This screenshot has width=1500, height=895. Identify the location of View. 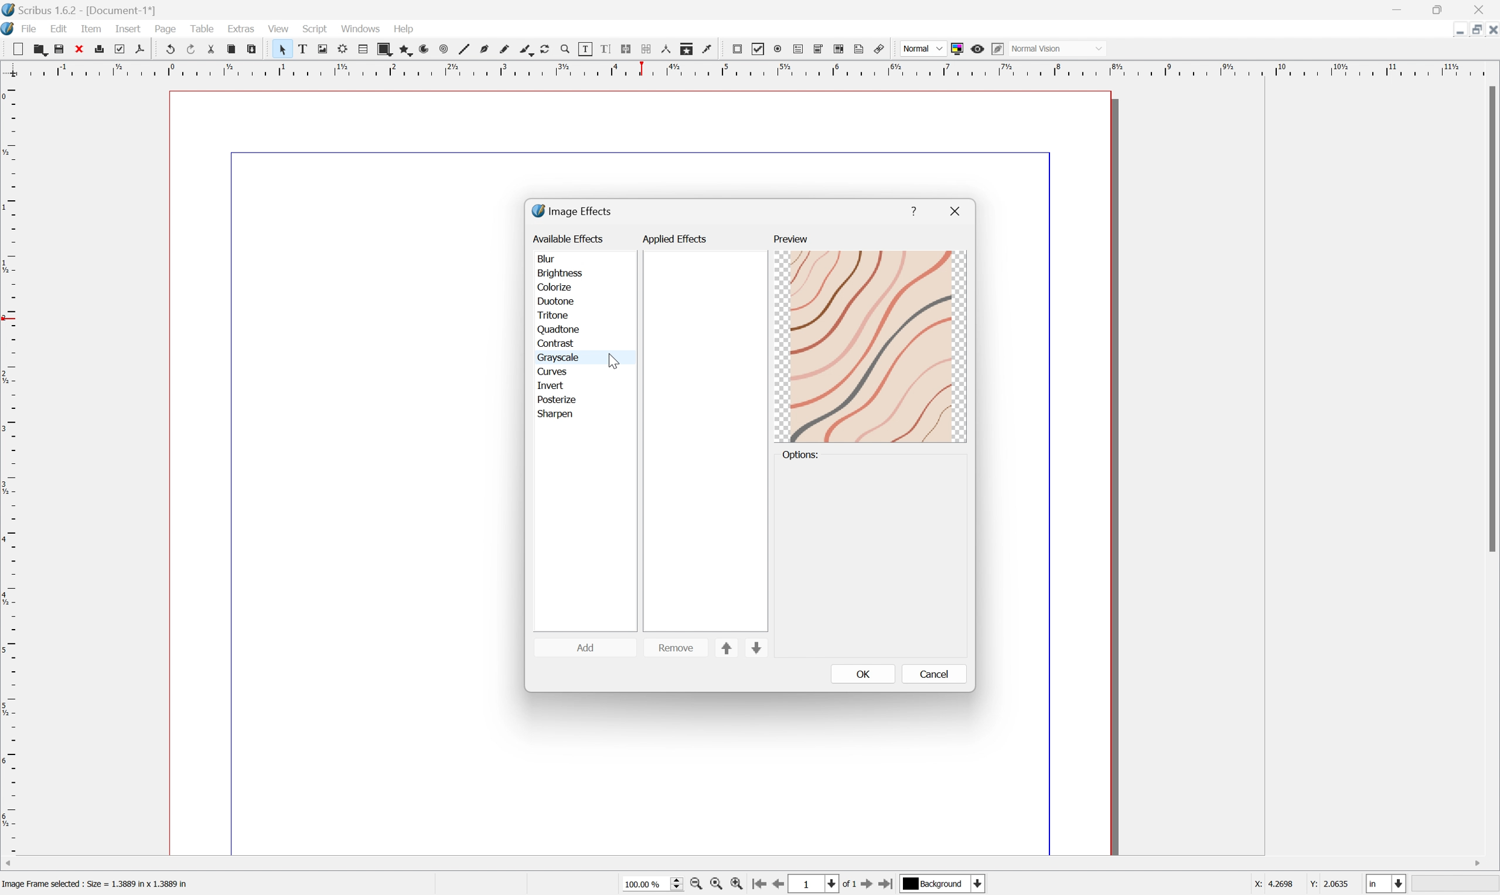
(277, 30).